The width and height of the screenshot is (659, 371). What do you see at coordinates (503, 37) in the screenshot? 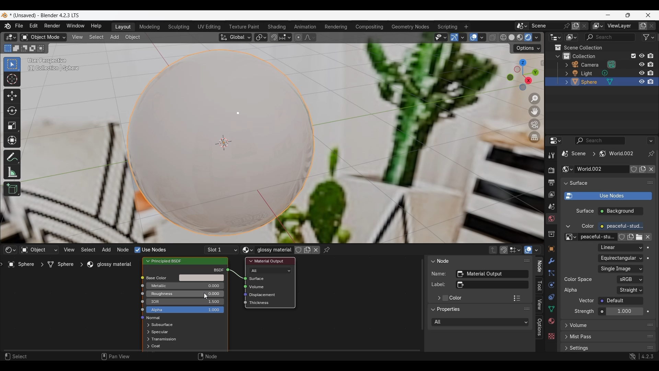
I see `Viewport shading: wireframe` at bounding box center [503, 37].